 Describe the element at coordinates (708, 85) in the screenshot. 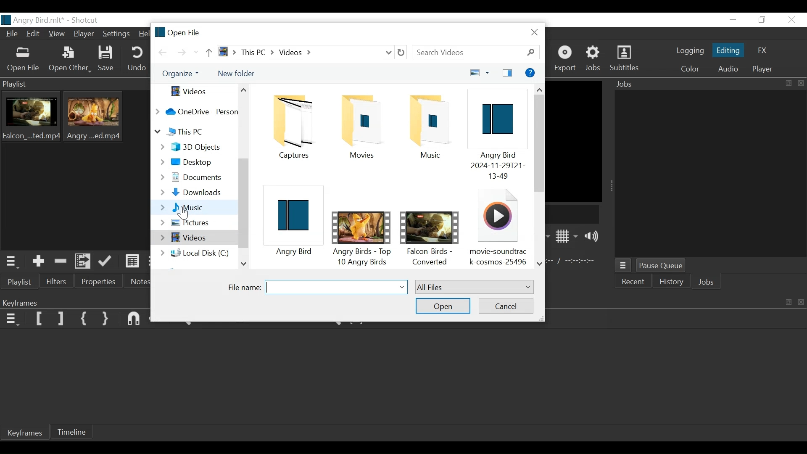

I see `Jobs Panel` at that location.